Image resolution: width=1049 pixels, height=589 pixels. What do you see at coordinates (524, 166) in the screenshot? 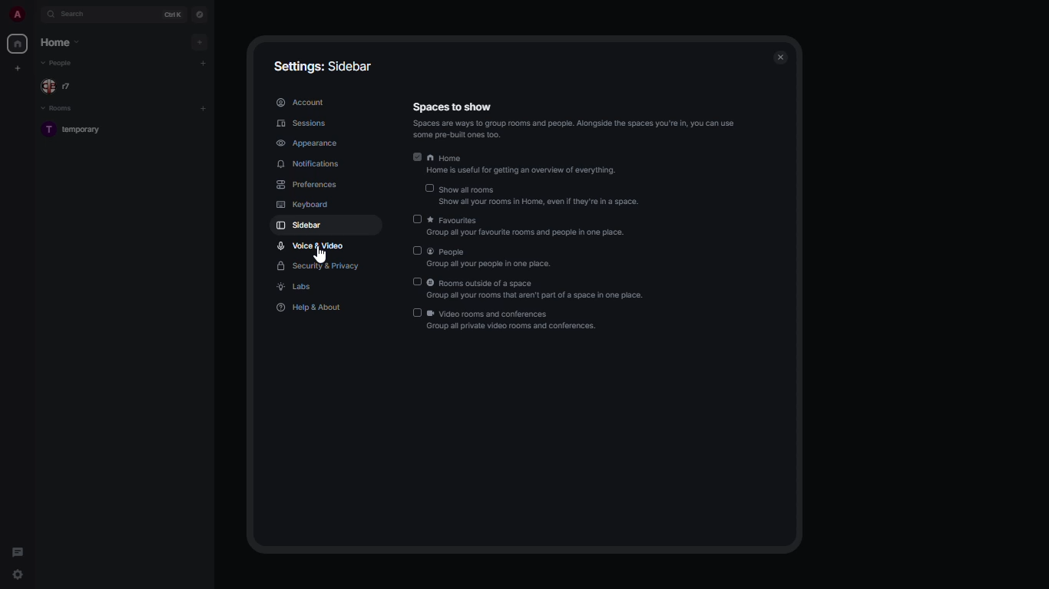
I see `home` at bounding box center [524, 166].